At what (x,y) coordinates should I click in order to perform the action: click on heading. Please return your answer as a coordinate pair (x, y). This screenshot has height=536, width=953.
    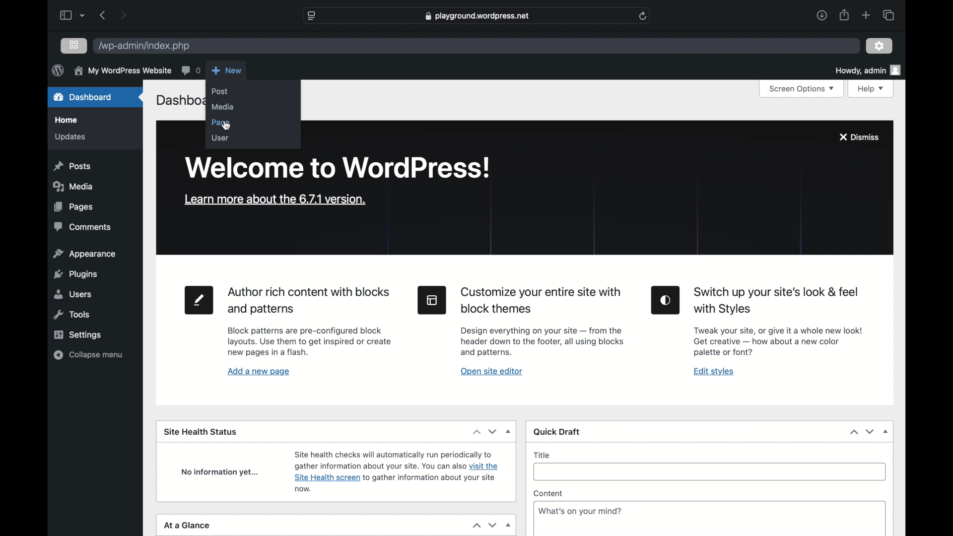
    Looking at the image, I should click on (542, 300).